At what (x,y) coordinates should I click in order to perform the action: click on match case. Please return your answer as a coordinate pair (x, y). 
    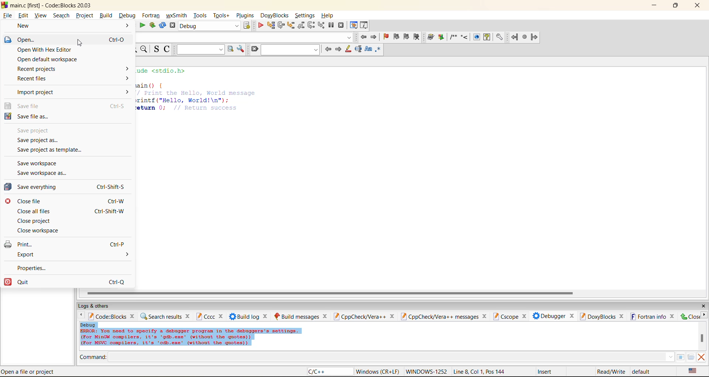
    Looking at the image, I should click on (368, 49).